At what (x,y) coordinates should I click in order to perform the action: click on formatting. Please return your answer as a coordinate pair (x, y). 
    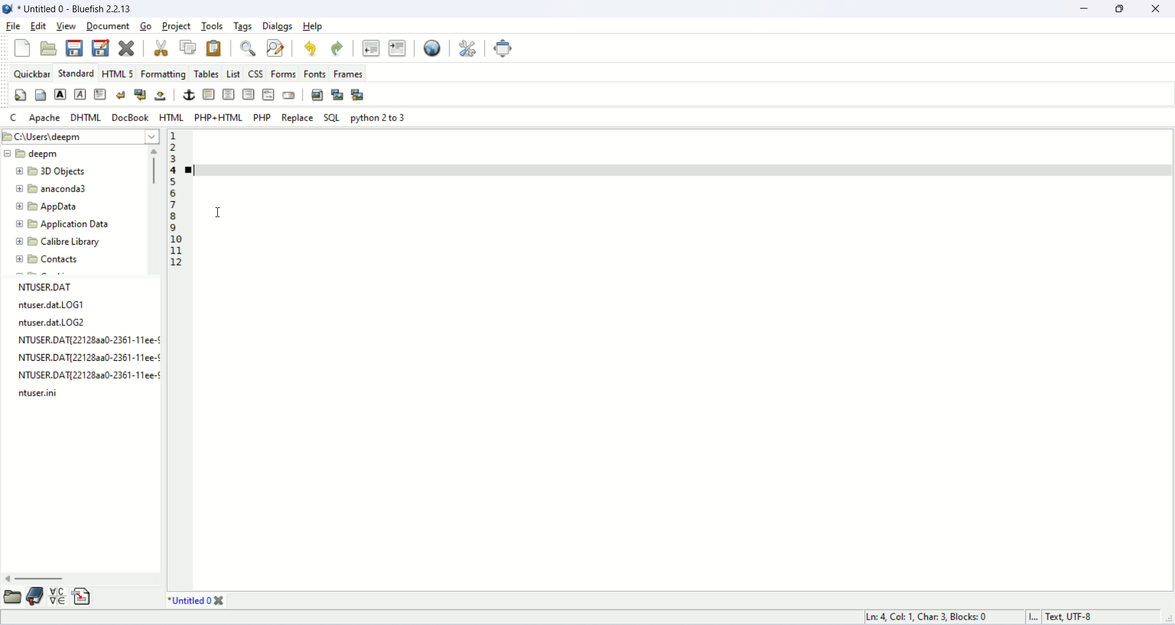
    Looking at the image, I should click on (165, 74).